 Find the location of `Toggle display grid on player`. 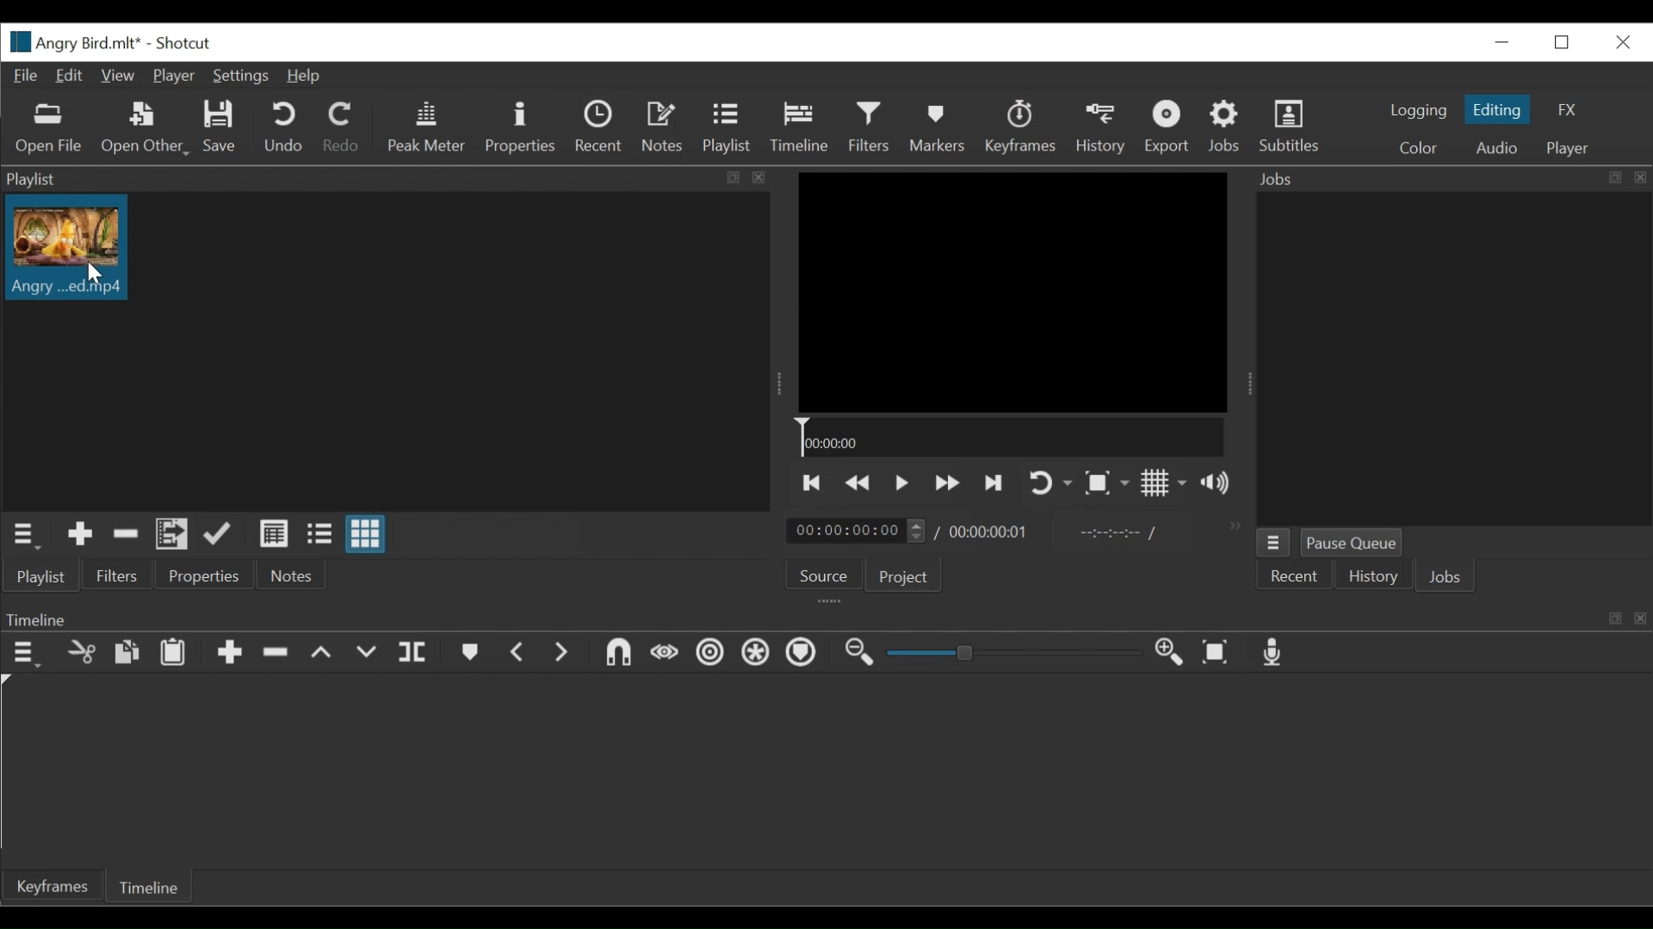

Toggle display grid on player is located at coordinates (1167, 485).